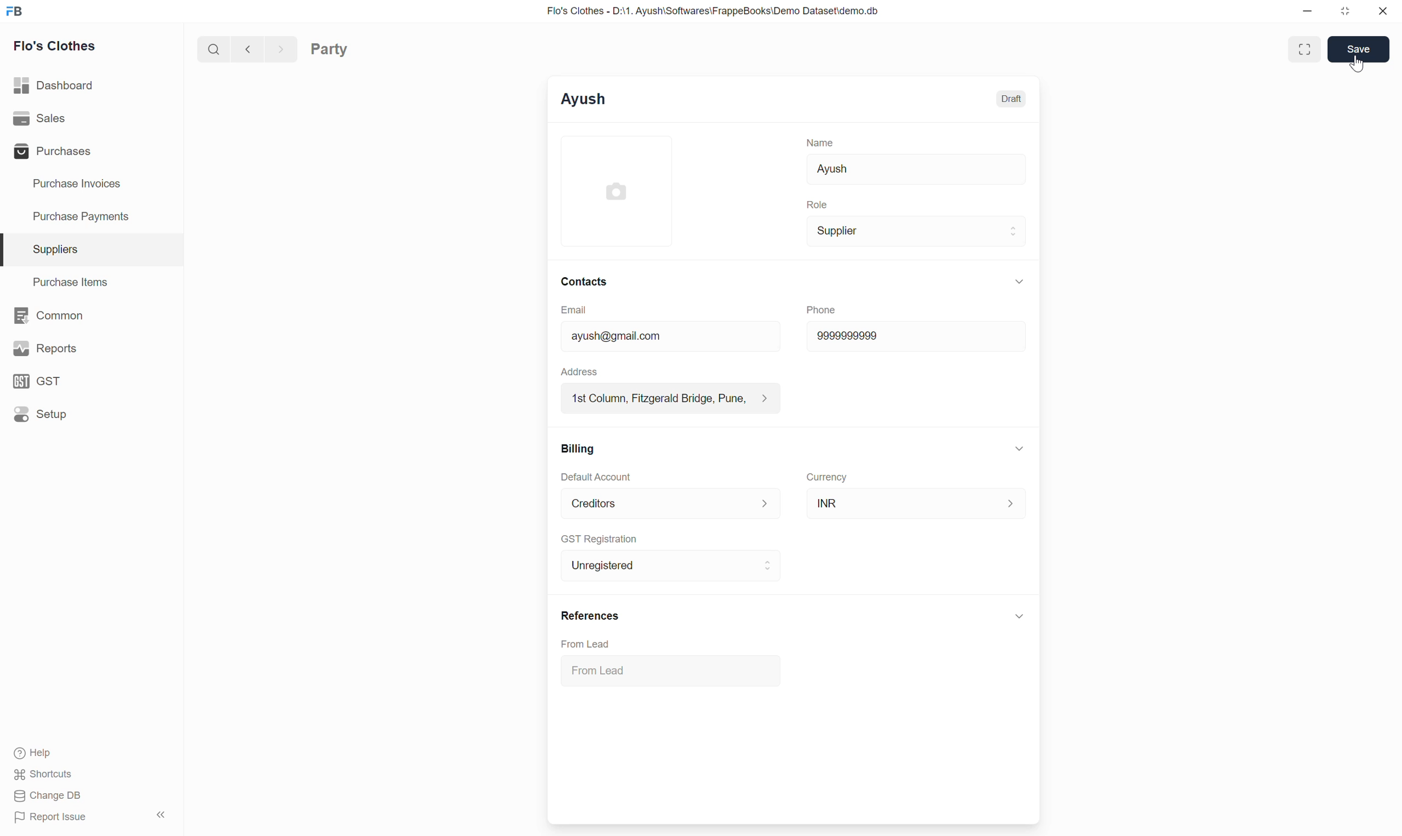 This screenshot has width=1402, height=836. What do you see at coordinates (91, 414) in the screenshot?
I see `Setup` at bounding box center [91, 414].